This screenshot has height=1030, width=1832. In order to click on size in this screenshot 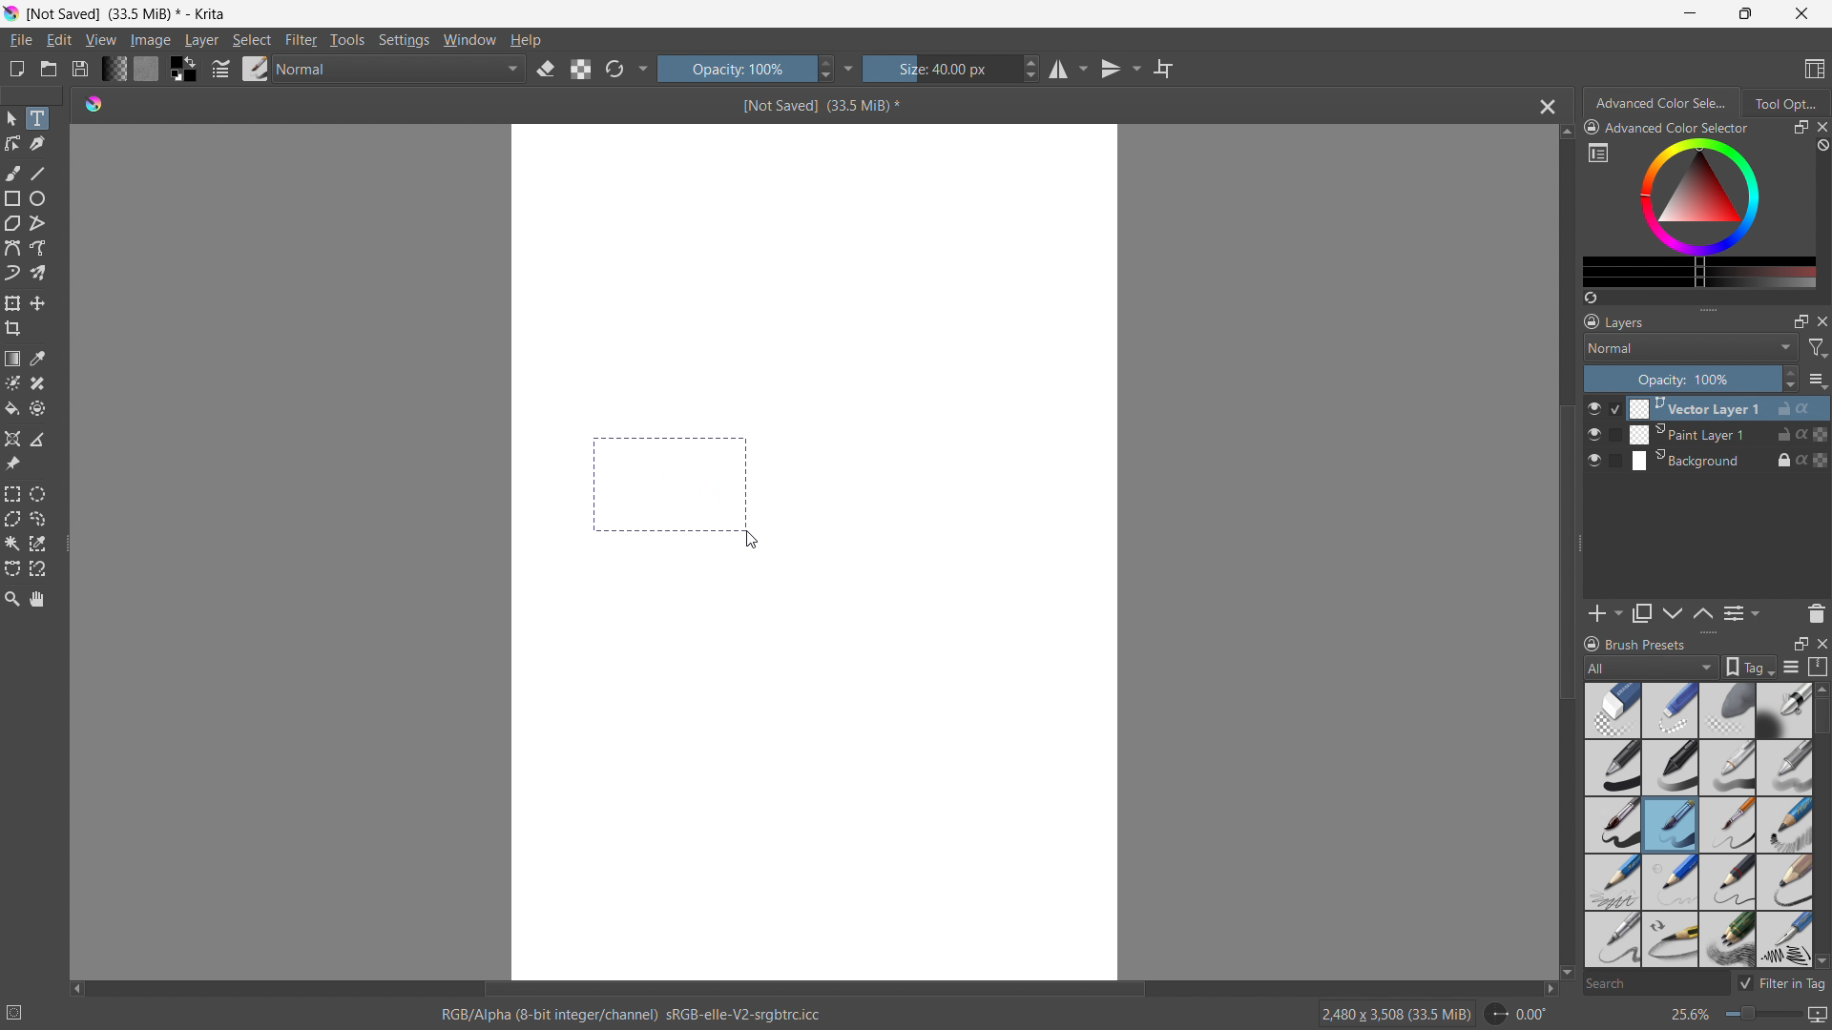, I will do `click(951, 69)`.